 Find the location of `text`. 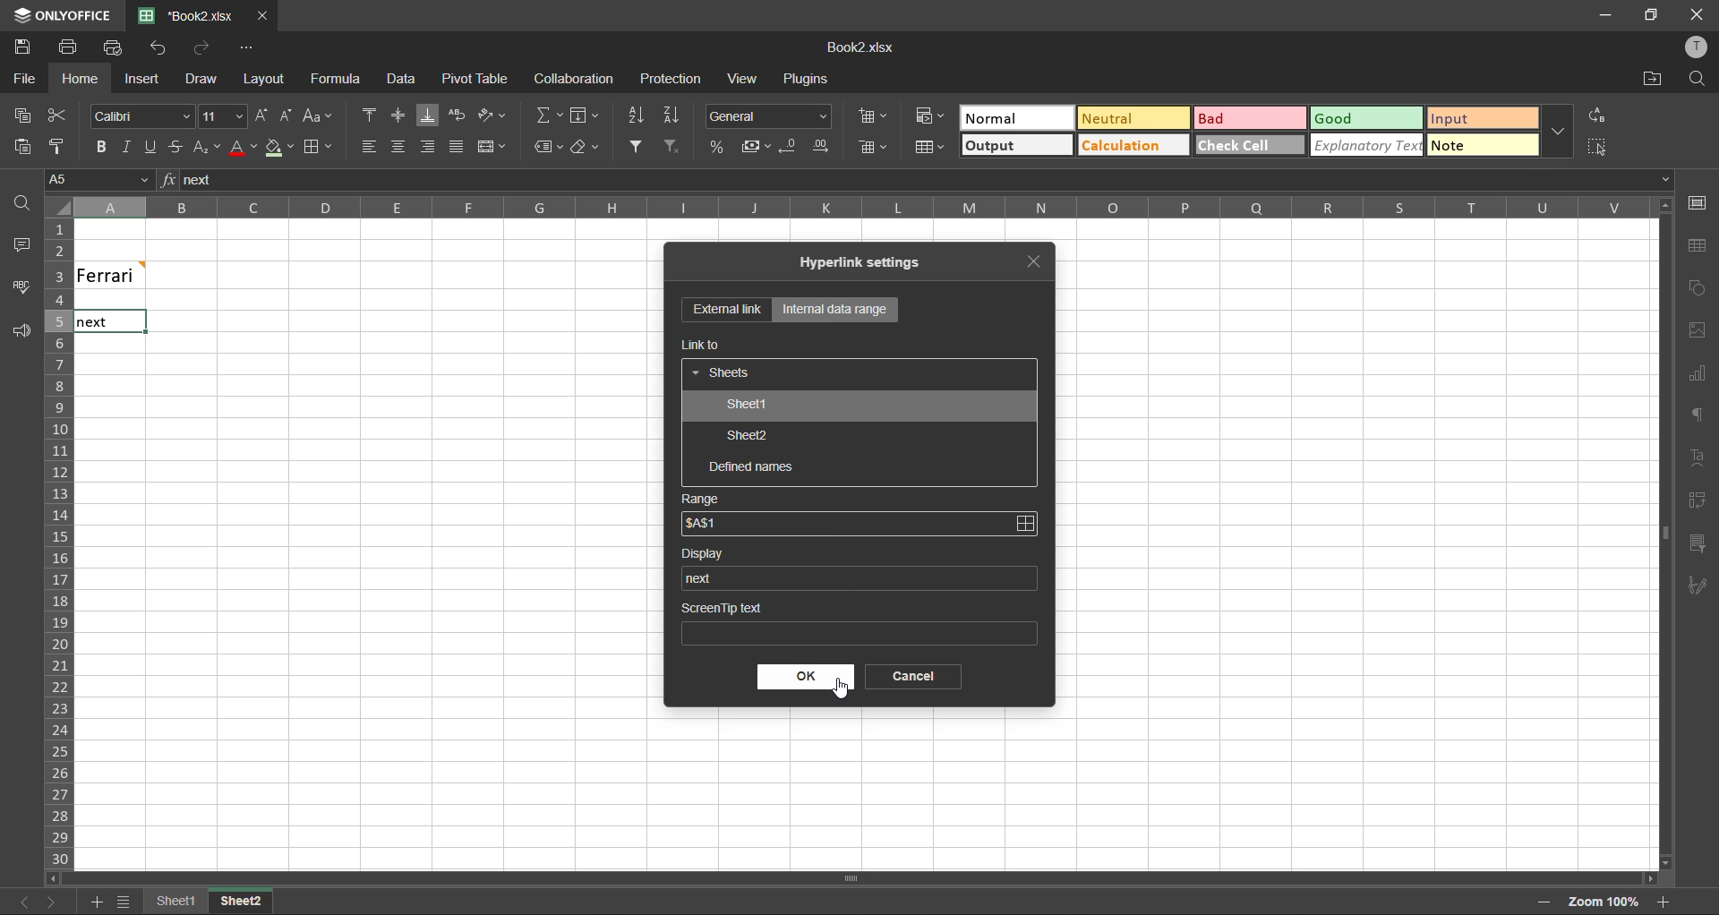

text is located at coordinates (1699, 455).